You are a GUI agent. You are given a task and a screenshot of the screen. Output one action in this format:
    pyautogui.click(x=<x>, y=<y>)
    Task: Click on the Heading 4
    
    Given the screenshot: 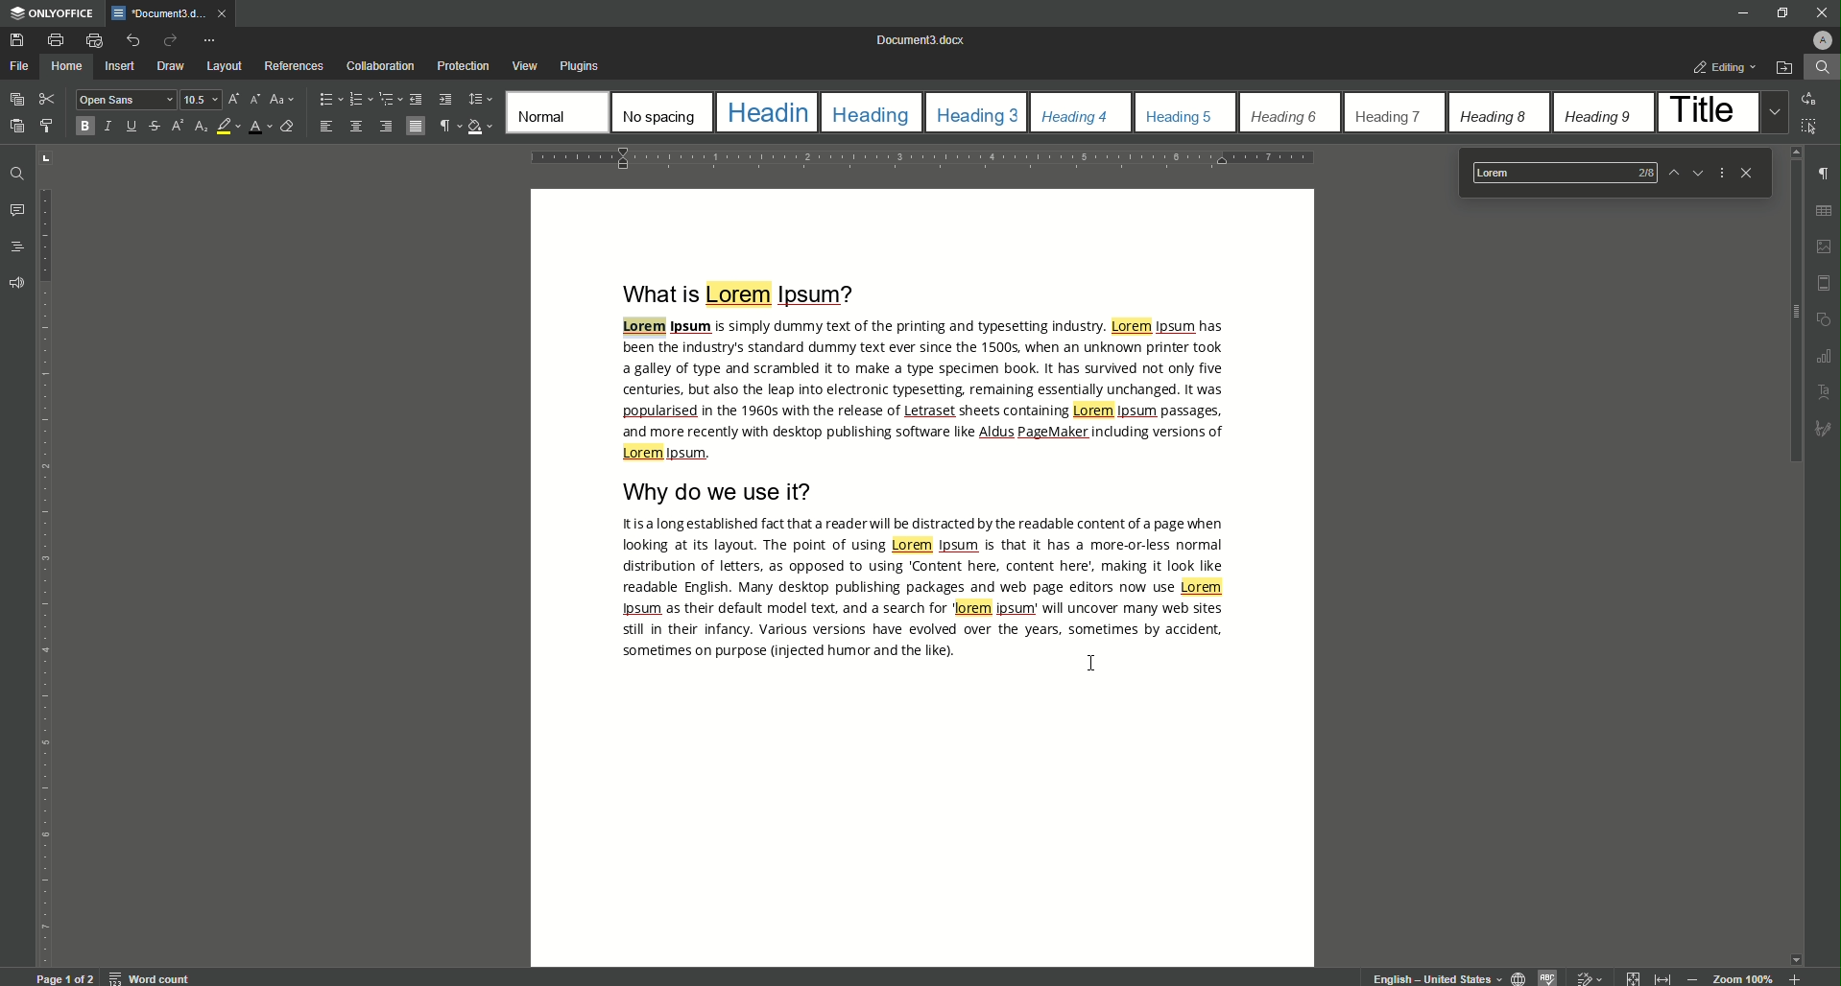 What is the action you would take?
    pyautogui.click(x=1075, y=114)
    